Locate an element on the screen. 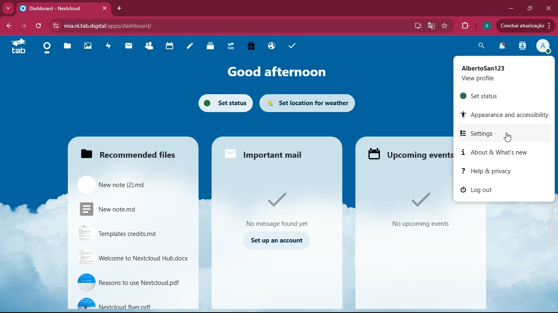 Image resolution: width=558 pixels, height=313 pixels. events is located at coordinates (416, 212).